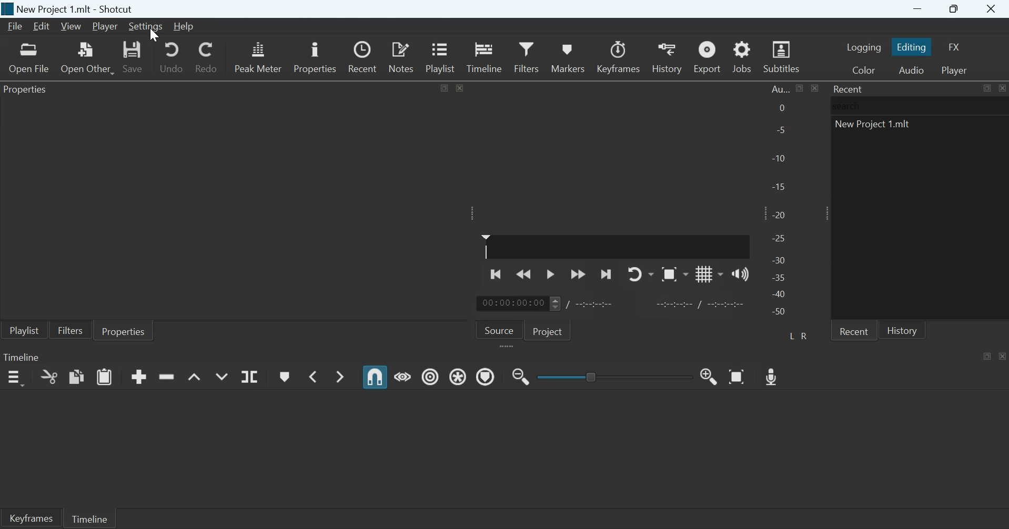 This screenshot has height=529, width=1009. Describe the element at coordinates (76, 9) in the screenshot. I see `New Project 1.mlt - Shotcut` at that location.